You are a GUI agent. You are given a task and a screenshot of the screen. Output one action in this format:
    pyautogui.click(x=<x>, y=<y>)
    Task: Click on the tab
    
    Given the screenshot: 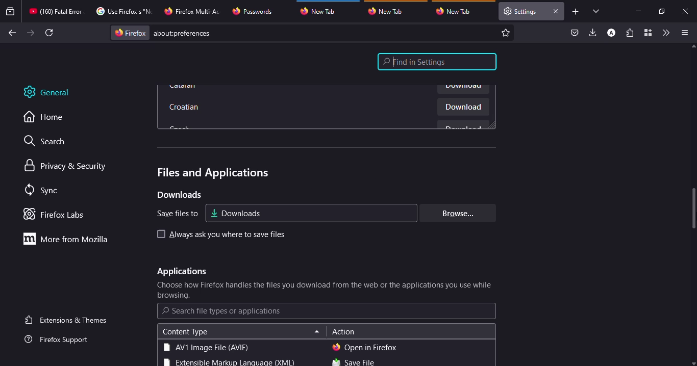 What is the action you would take?
    pyautogui.click(x=193, y=10)
    